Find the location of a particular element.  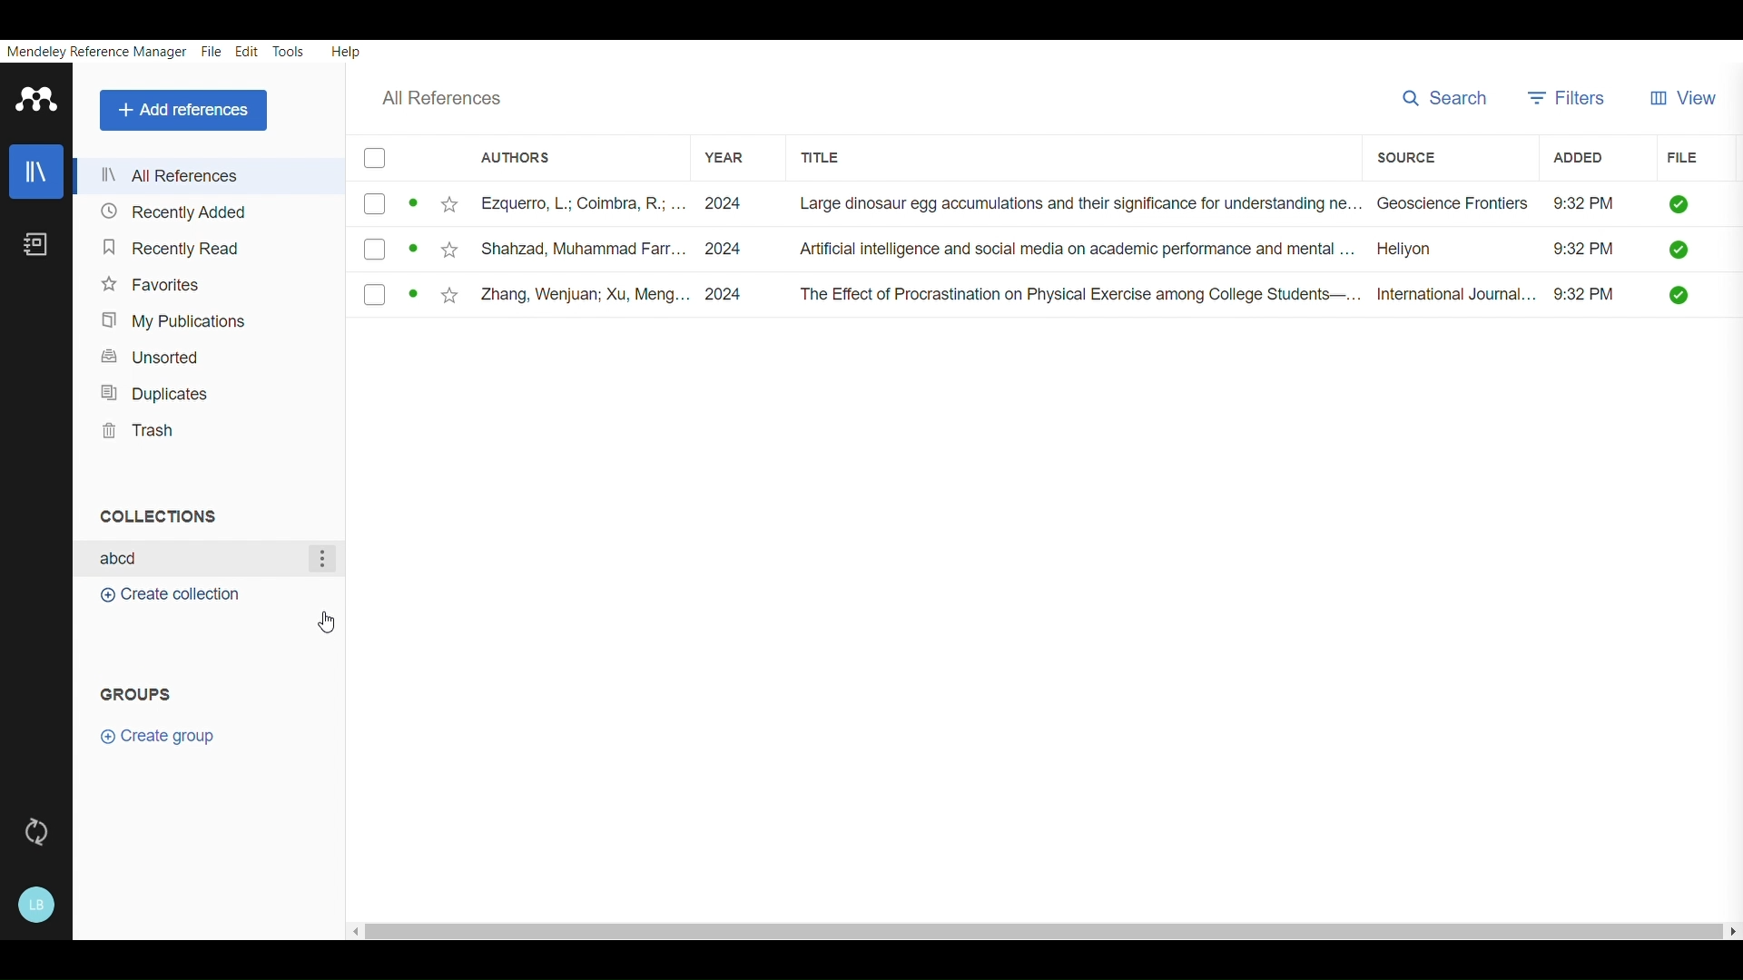

Sync is located at coordinates (35, 834).